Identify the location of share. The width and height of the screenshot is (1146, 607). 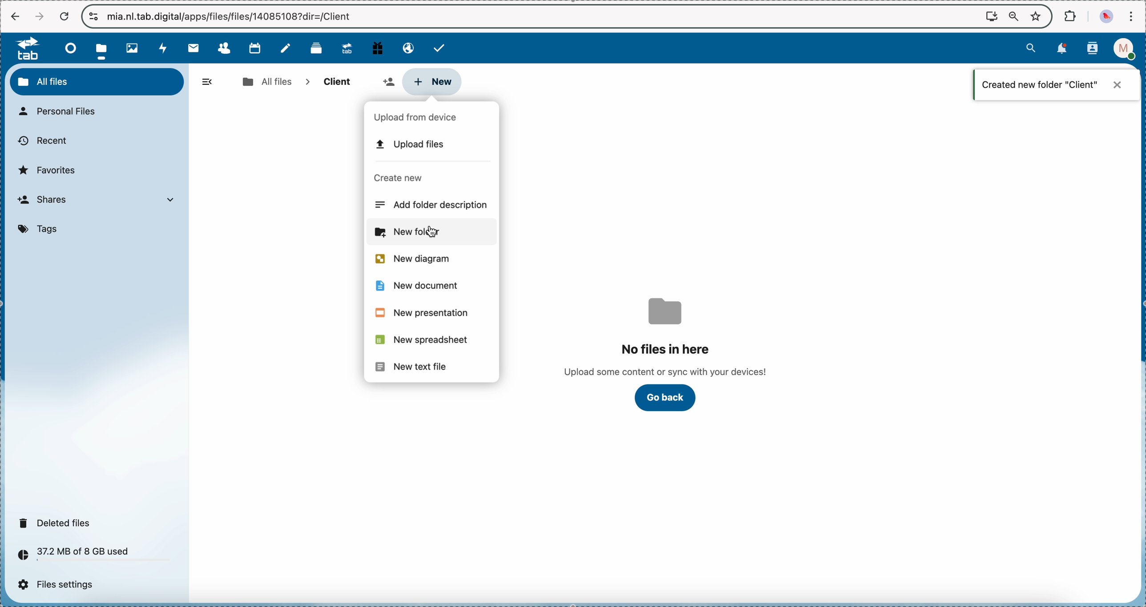
(388, 81).